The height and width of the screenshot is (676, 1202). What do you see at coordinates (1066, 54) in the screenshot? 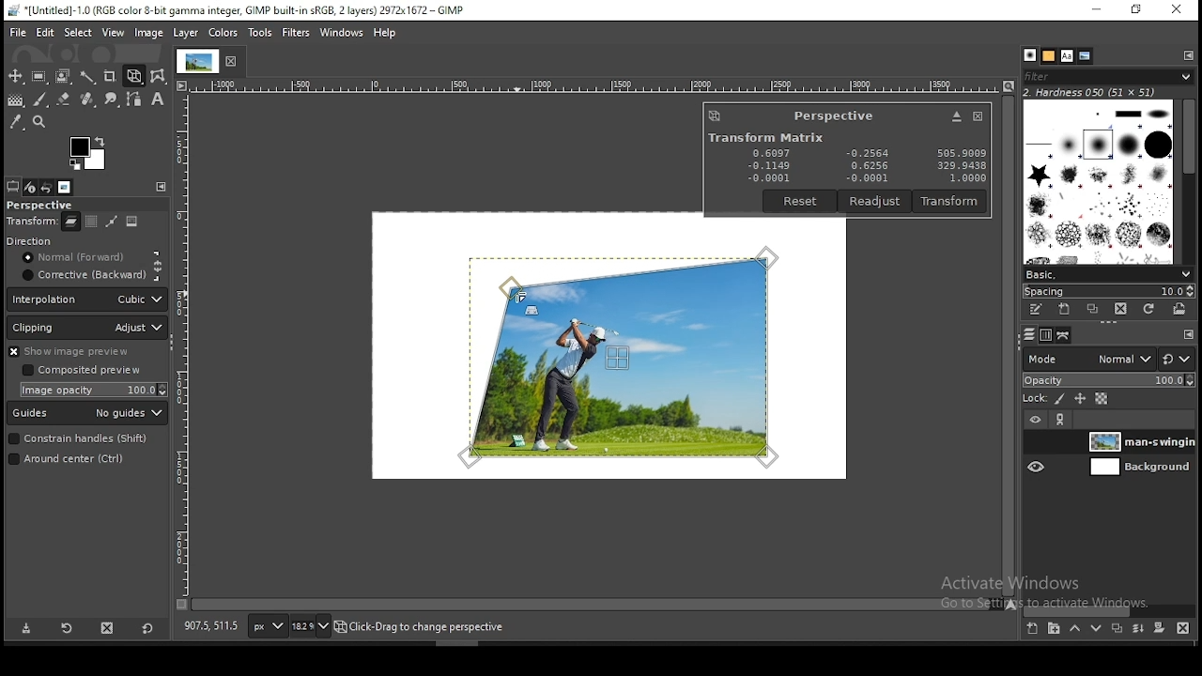
I see `fonts` at bounding box center [1066, 54].